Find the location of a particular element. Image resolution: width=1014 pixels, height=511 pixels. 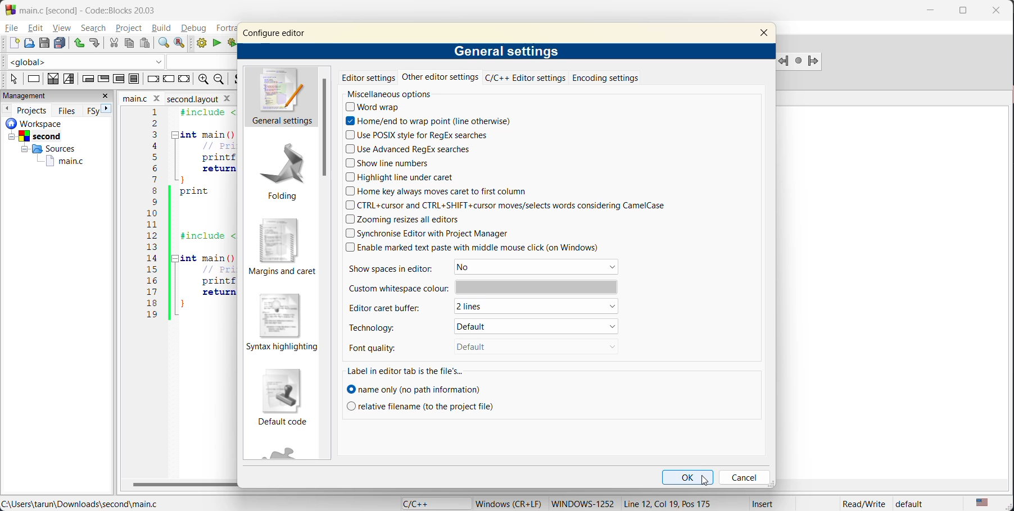

synchronize editor is located at coordinates (425, 232).